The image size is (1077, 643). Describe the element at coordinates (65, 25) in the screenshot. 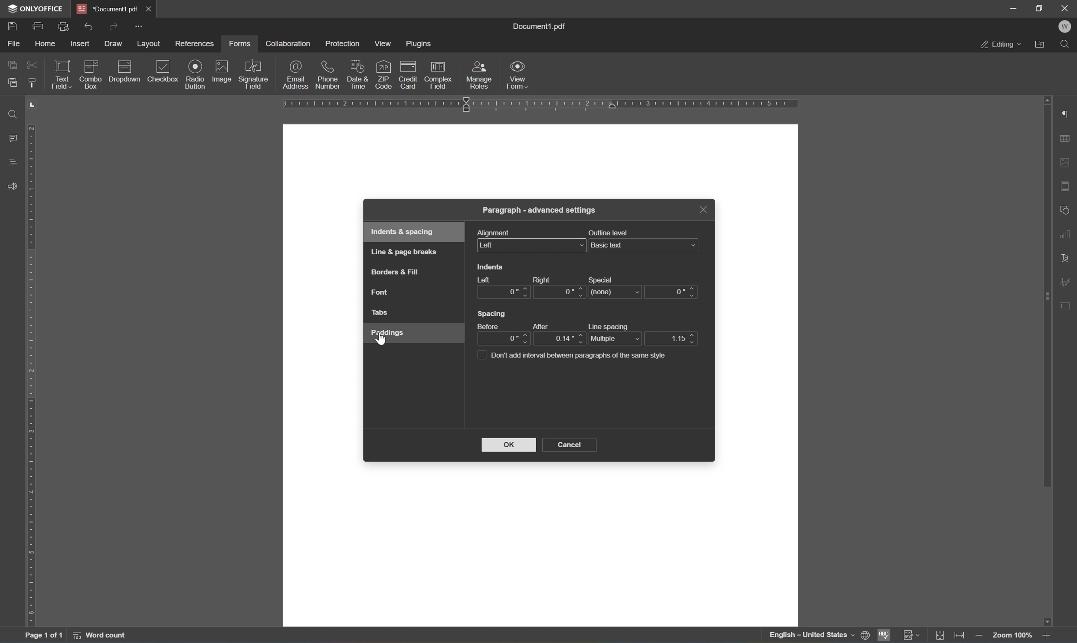

I see `print preview` at that location.